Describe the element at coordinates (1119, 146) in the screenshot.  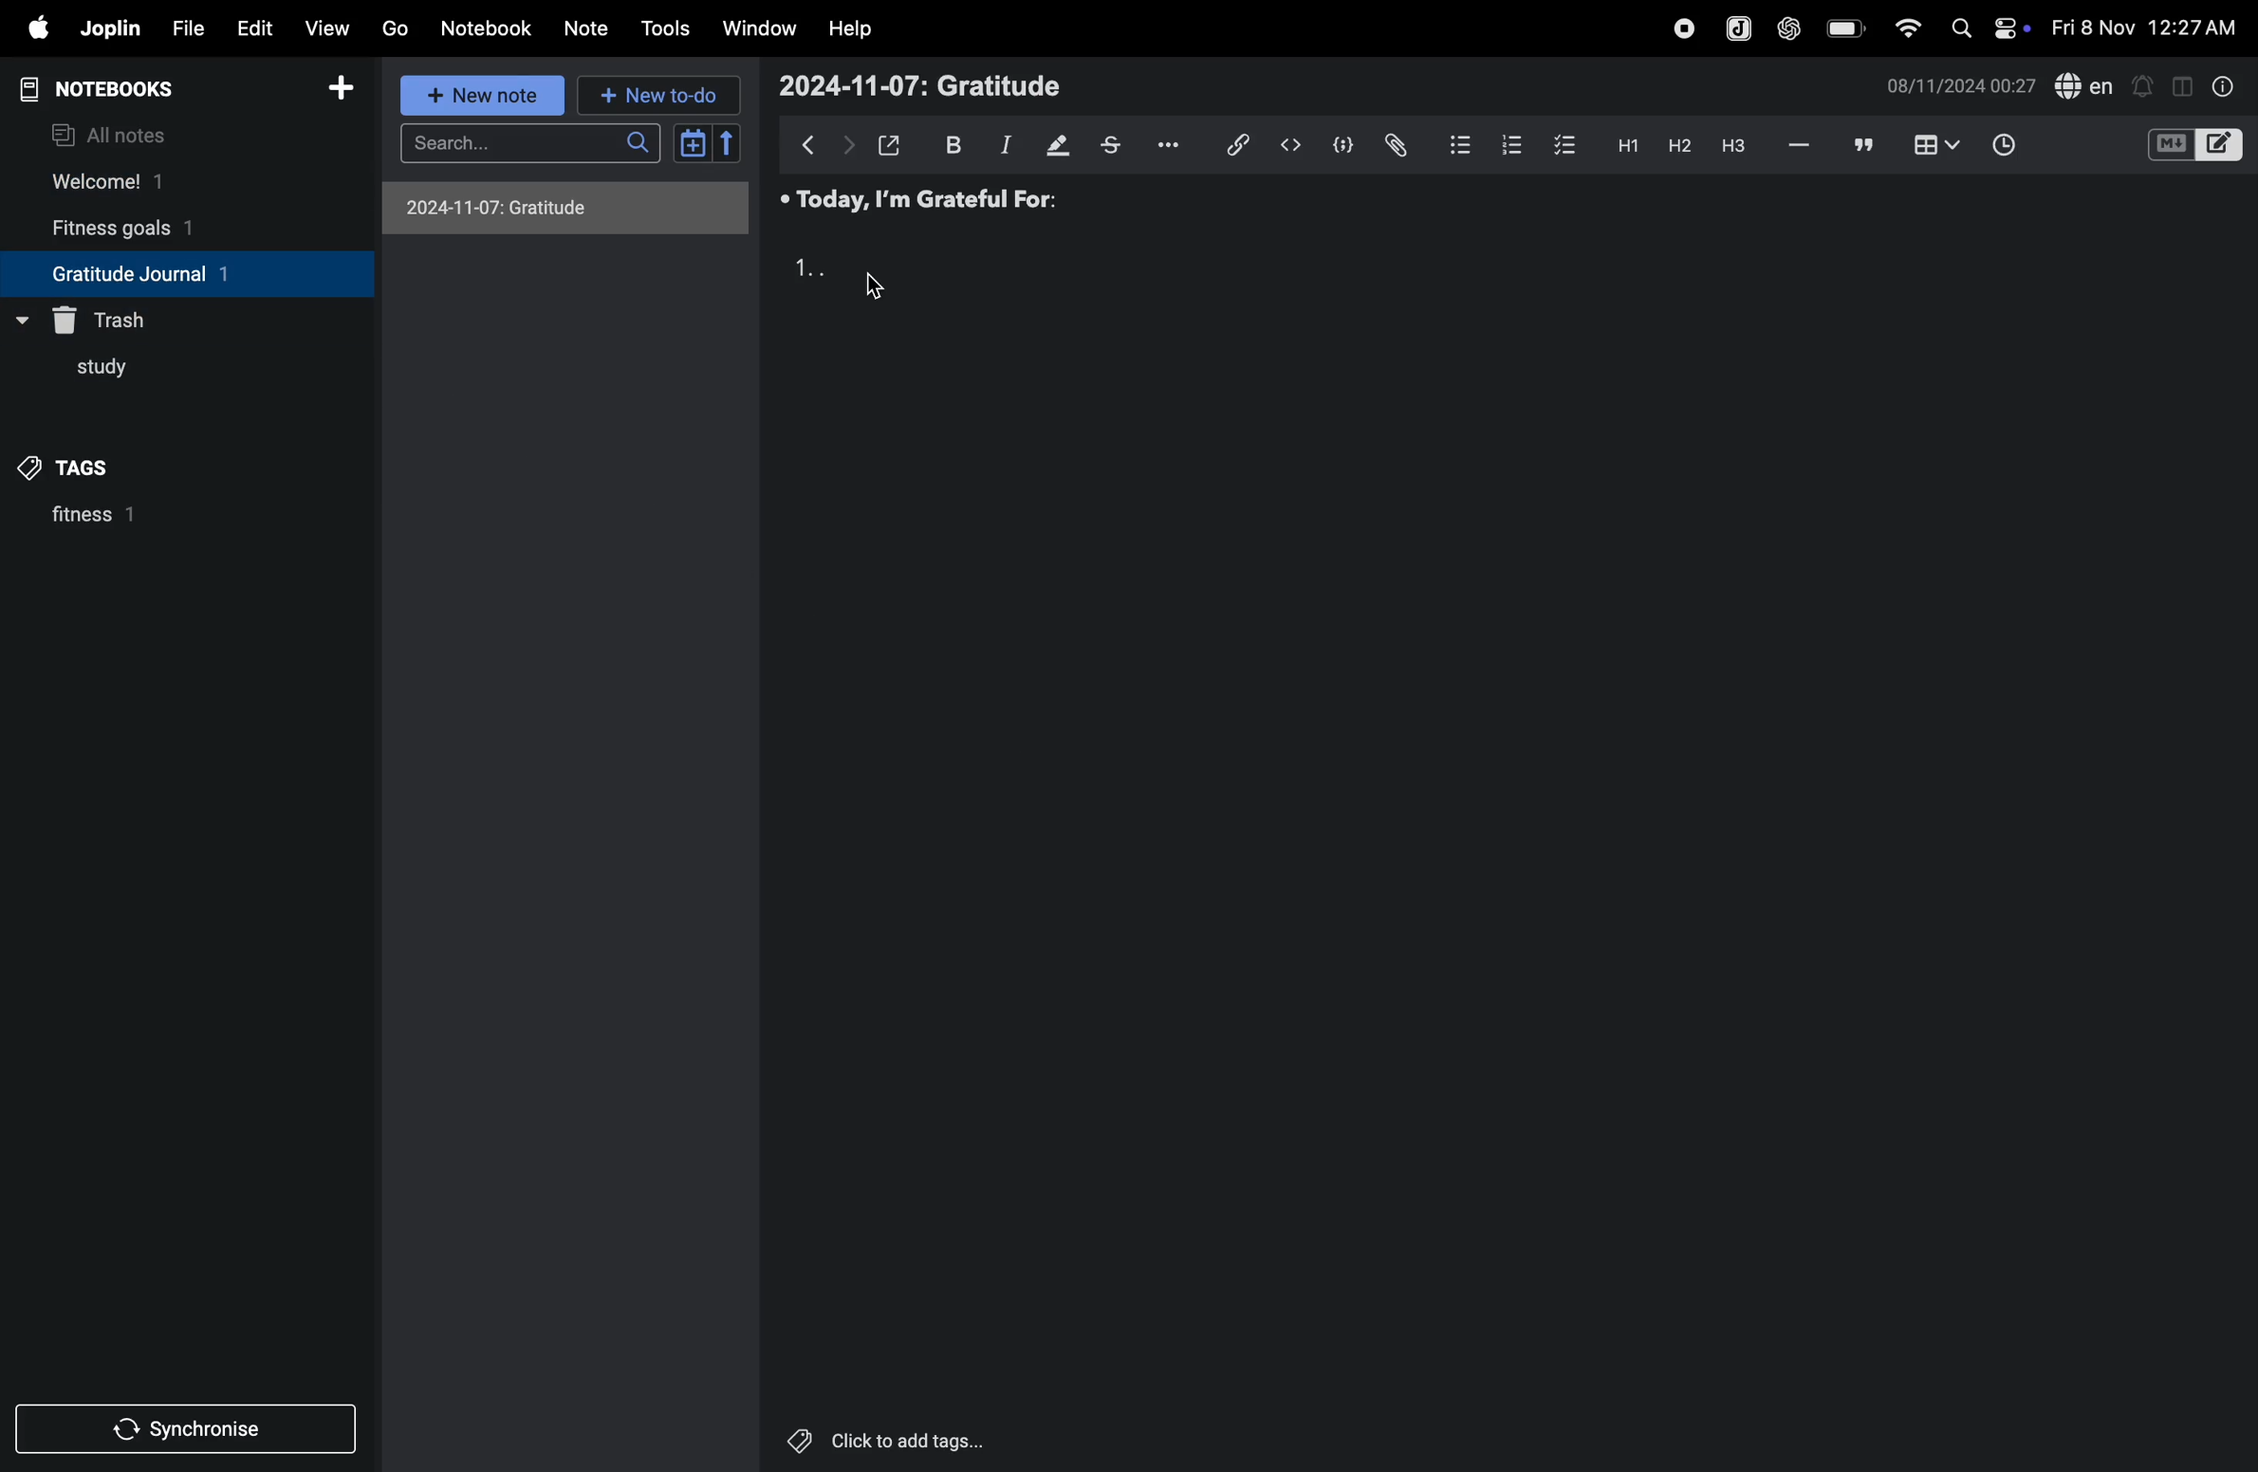
I see `strike through` at that location.